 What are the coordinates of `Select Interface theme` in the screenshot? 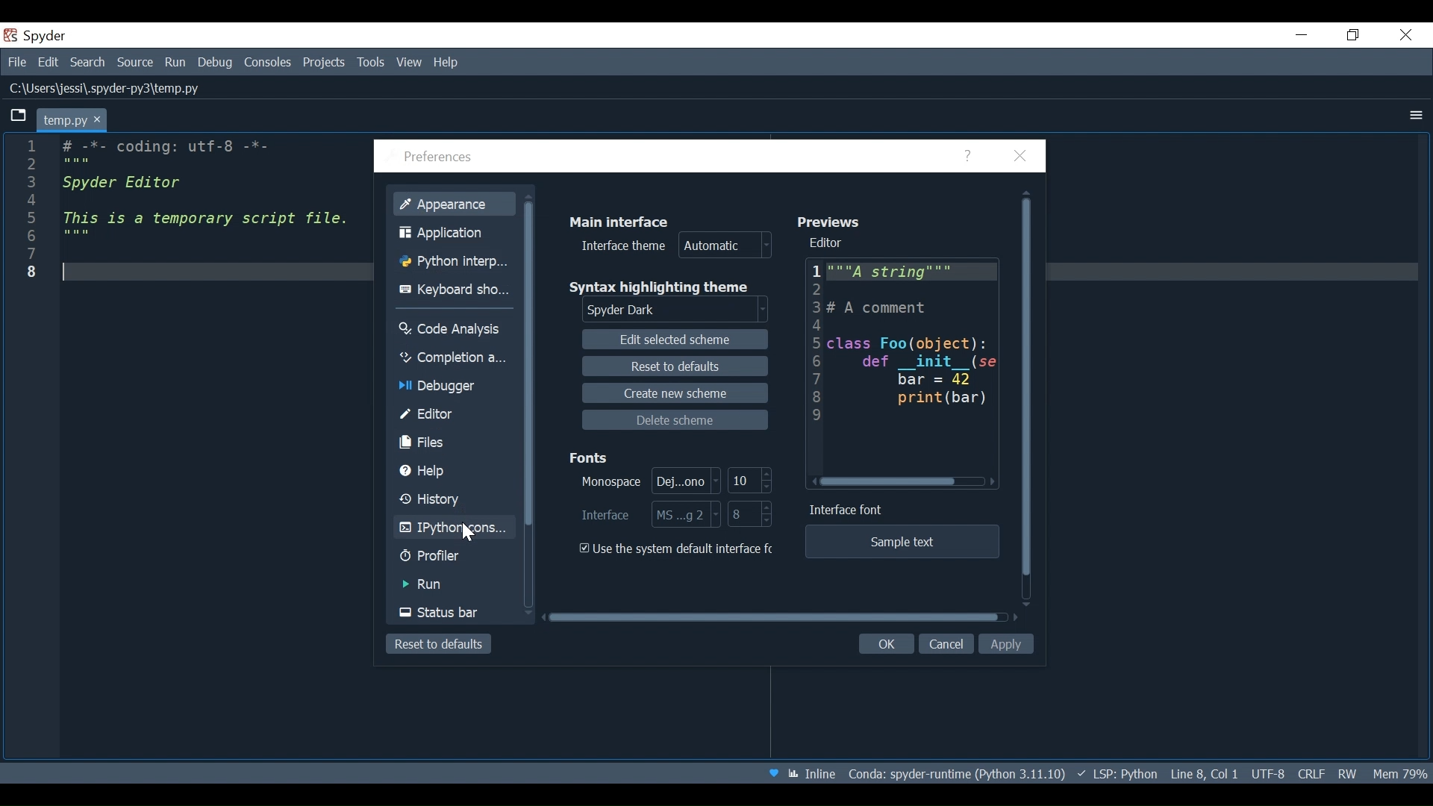 It's located at (671, 247).